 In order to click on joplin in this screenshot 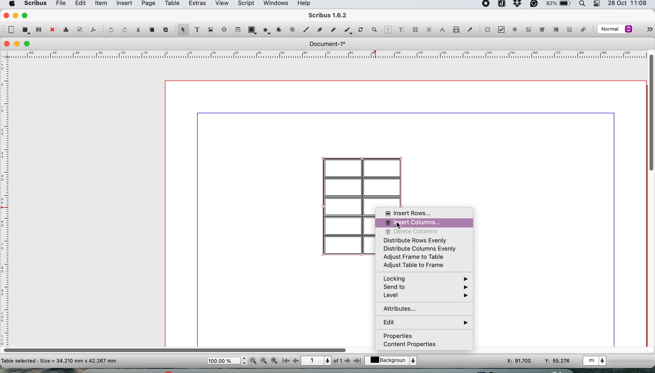, I will do `click(501, 5)`.